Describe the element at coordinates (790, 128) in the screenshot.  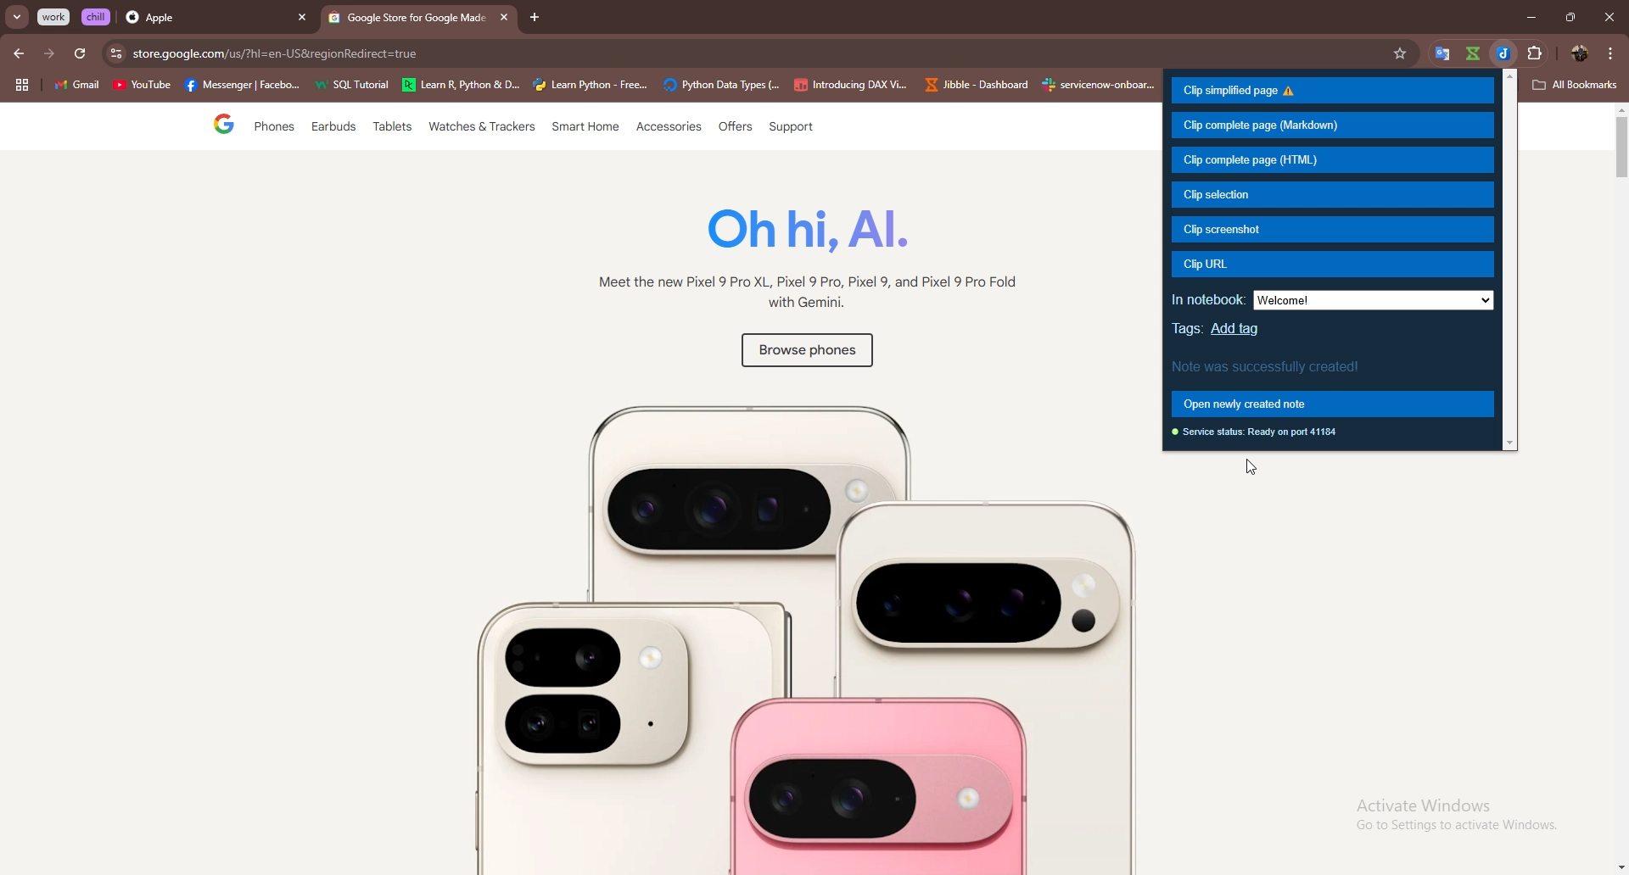
I see `support` at that location.